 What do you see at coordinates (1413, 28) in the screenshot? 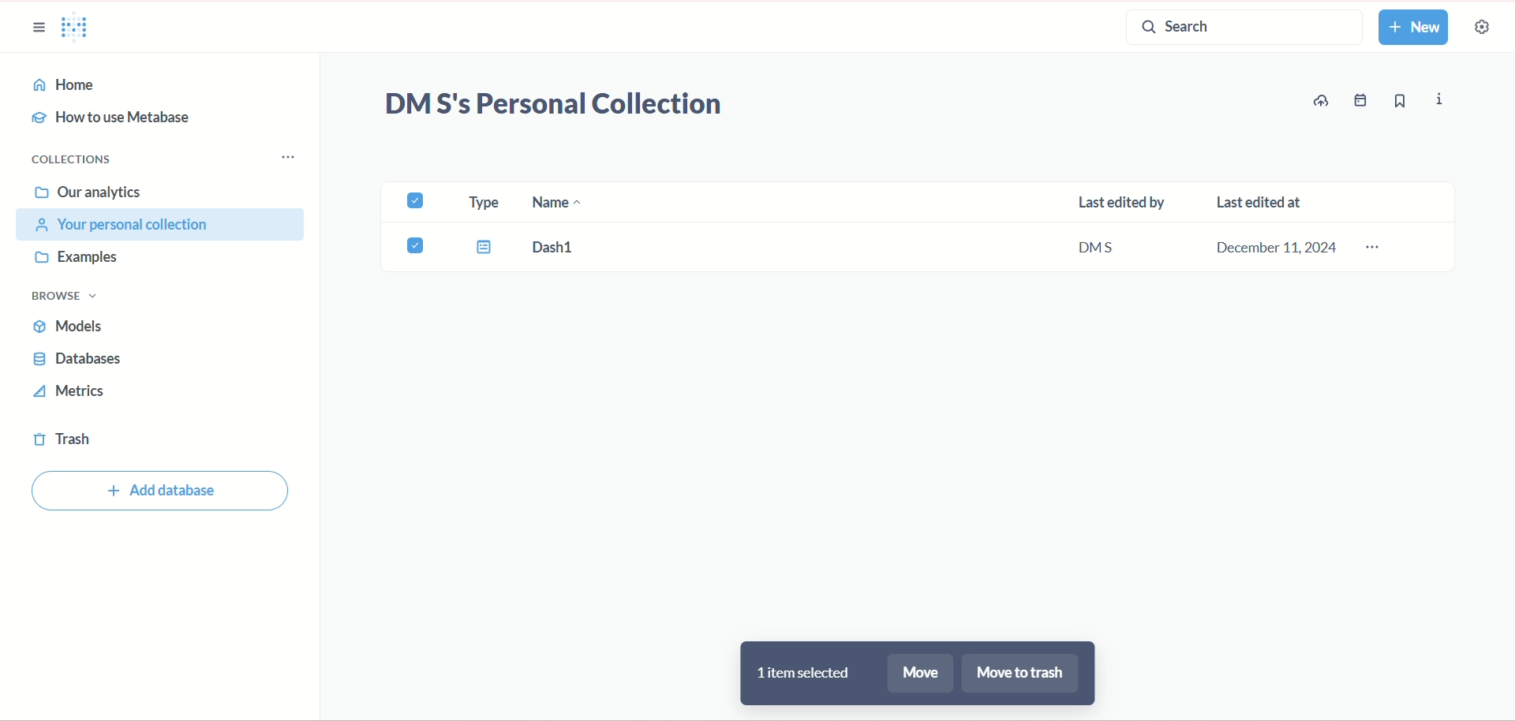
I see `new` at bounding box center [1413, 28].